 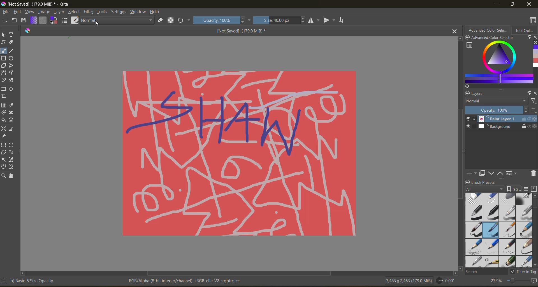 I want to click on fill gradient, so click(x=34, y=20).